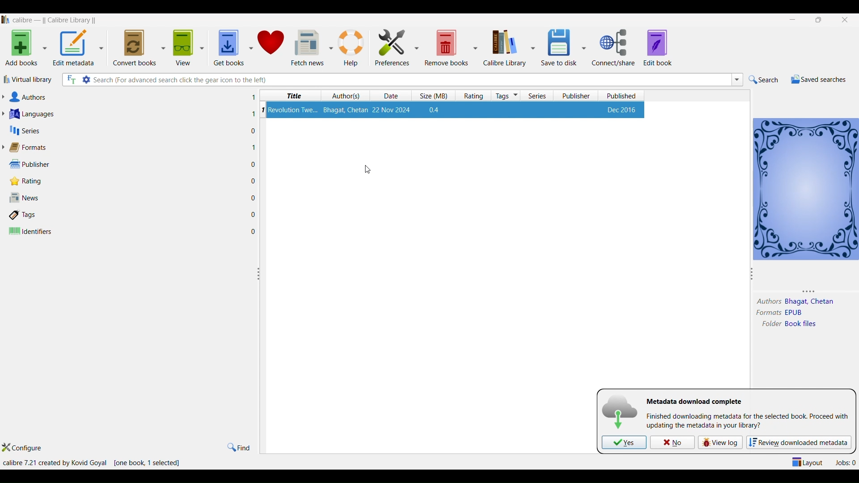 This screenshot has width=859, height=483. What do you see at coordinates (204, 45) in the screenshot?
I see `view options dropdown button` at bounding box center [204, 45].